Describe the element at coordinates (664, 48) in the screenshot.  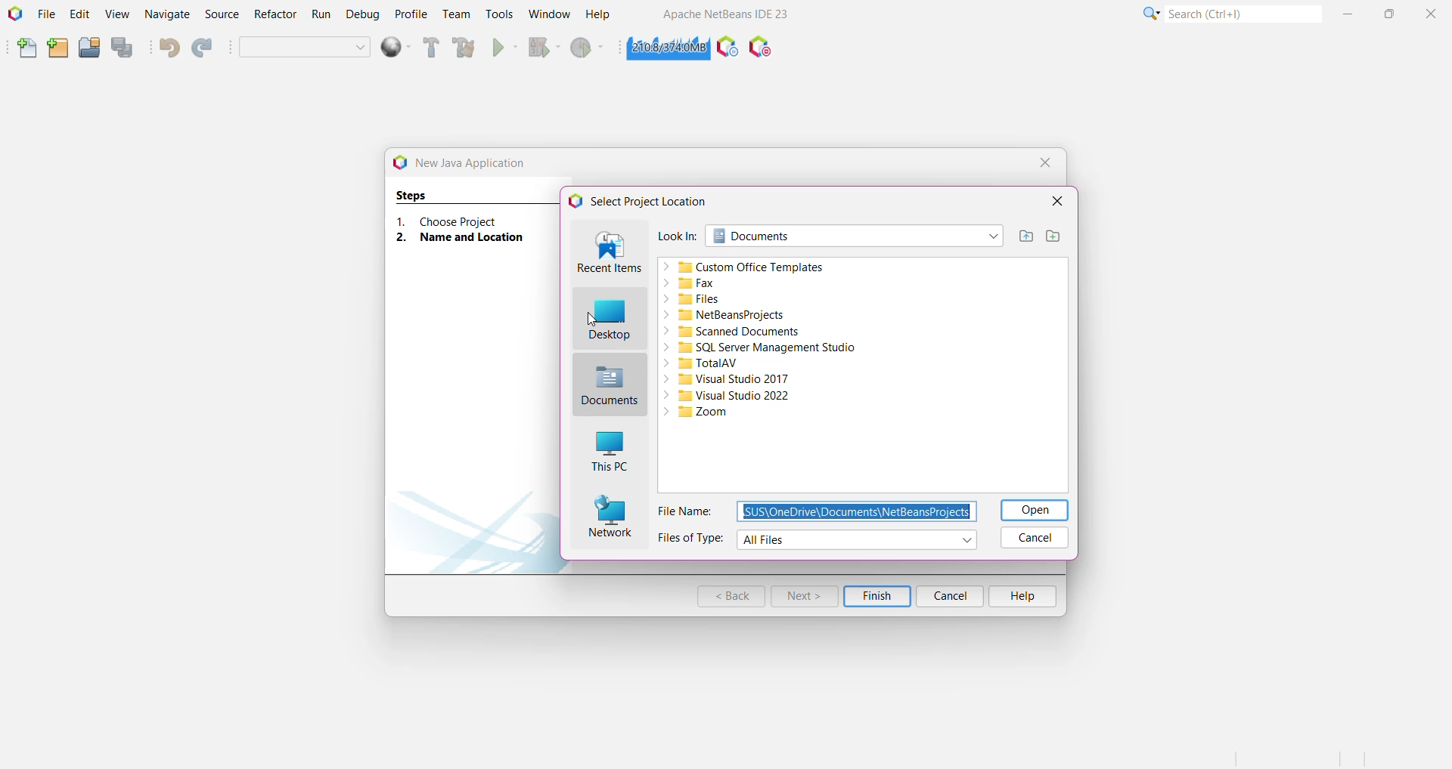
I see `Click to force garbage collection` at that location.